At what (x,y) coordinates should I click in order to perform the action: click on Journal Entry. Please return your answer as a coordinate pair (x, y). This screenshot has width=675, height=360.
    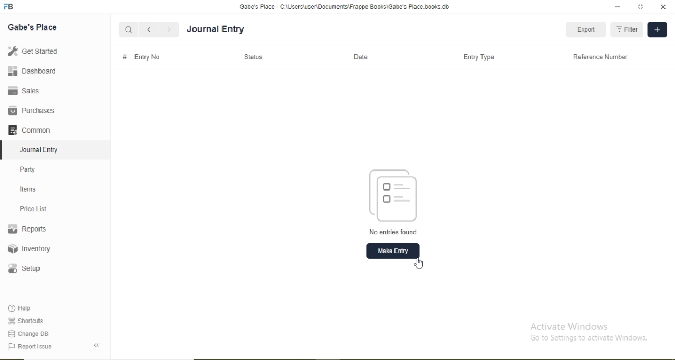
    Looking at the image, I should click on (217, 29).